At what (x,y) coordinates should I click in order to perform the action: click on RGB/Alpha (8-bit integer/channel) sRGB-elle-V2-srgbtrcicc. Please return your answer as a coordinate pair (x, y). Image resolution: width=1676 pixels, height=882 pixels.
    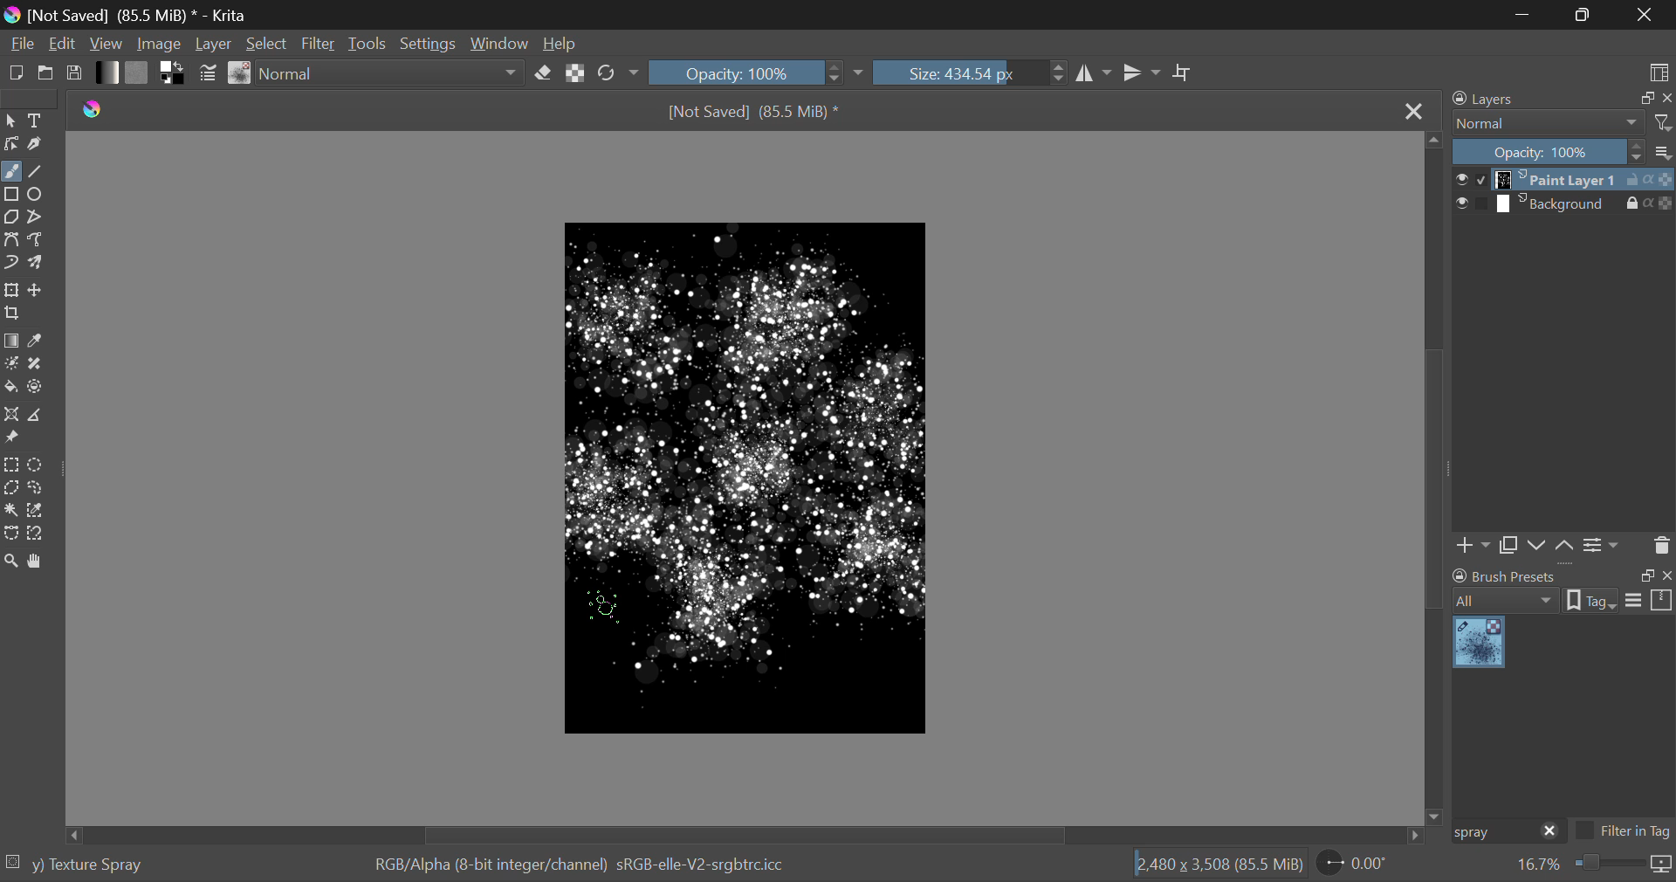
    Looking at the image, I should click on (581, 865).